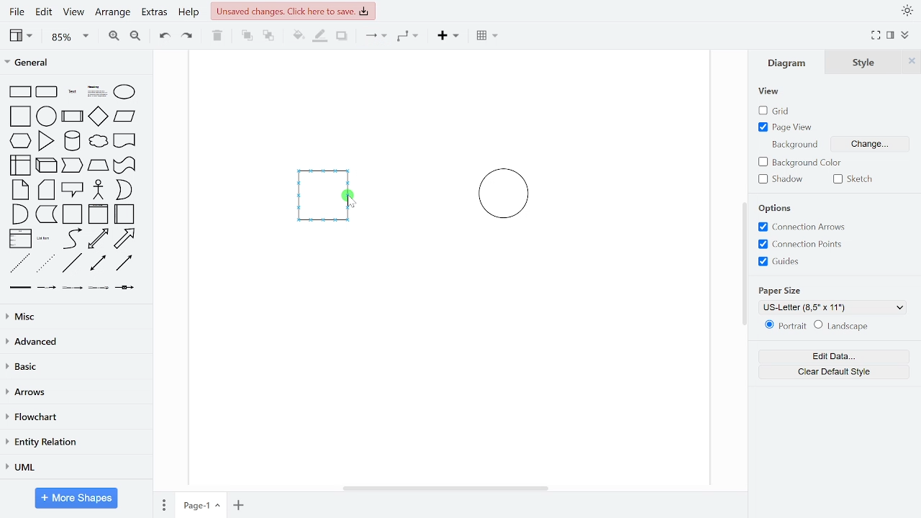 The image size is (921, 518). I want to click on to front, so click(247, 36).